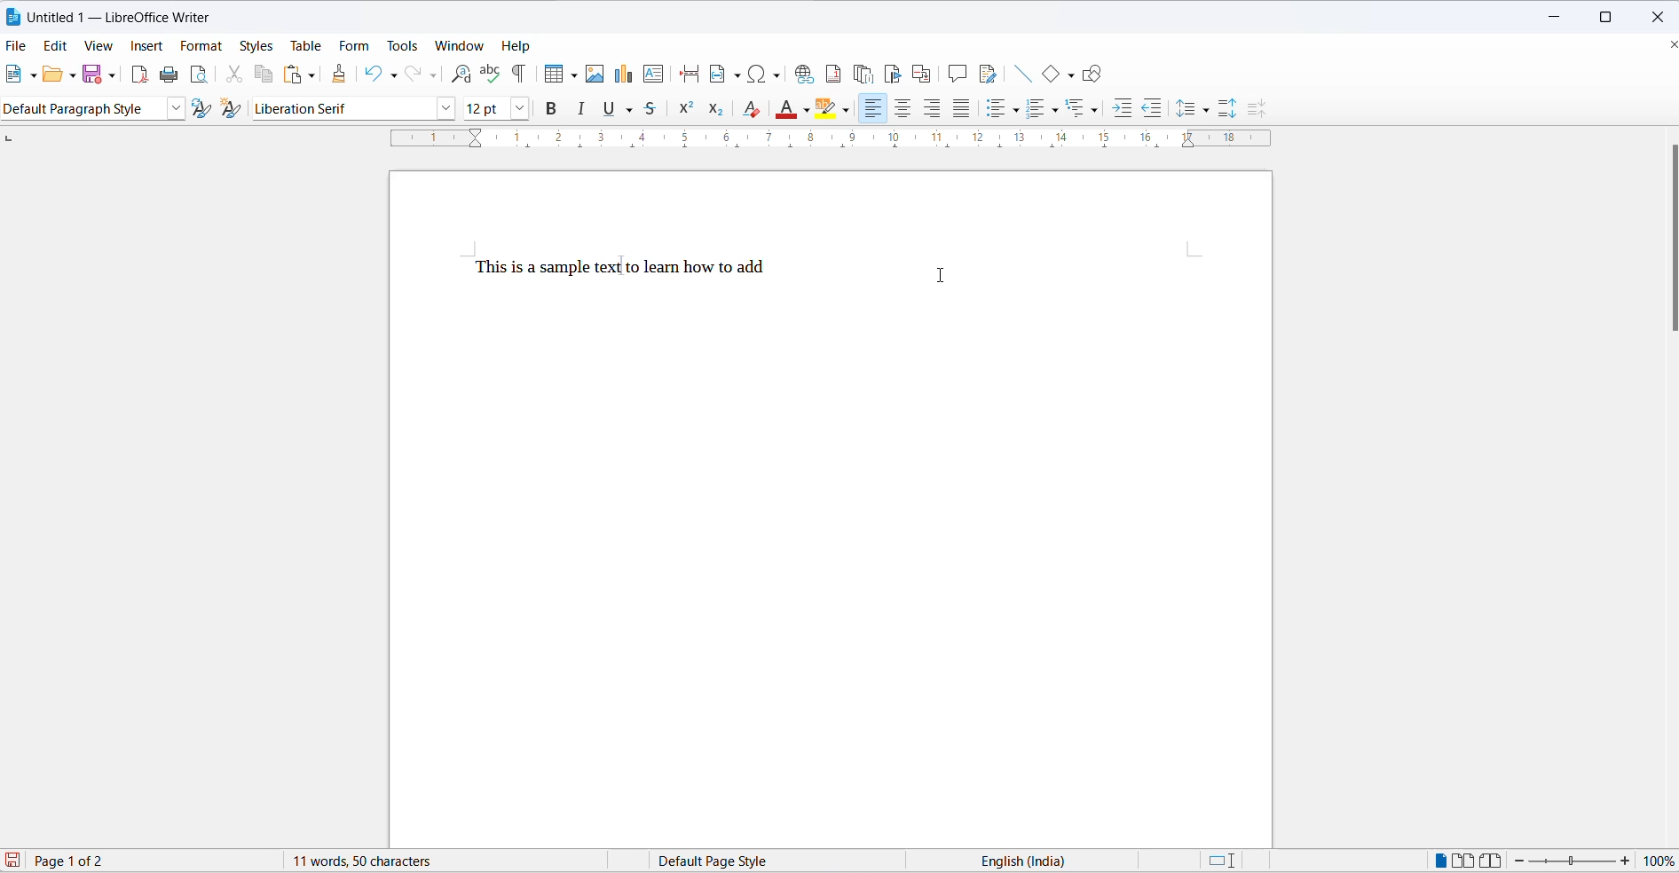 Image resolution: width=1679 pixels, height=873 pixels. I want to click on style options, so click(173, 109).